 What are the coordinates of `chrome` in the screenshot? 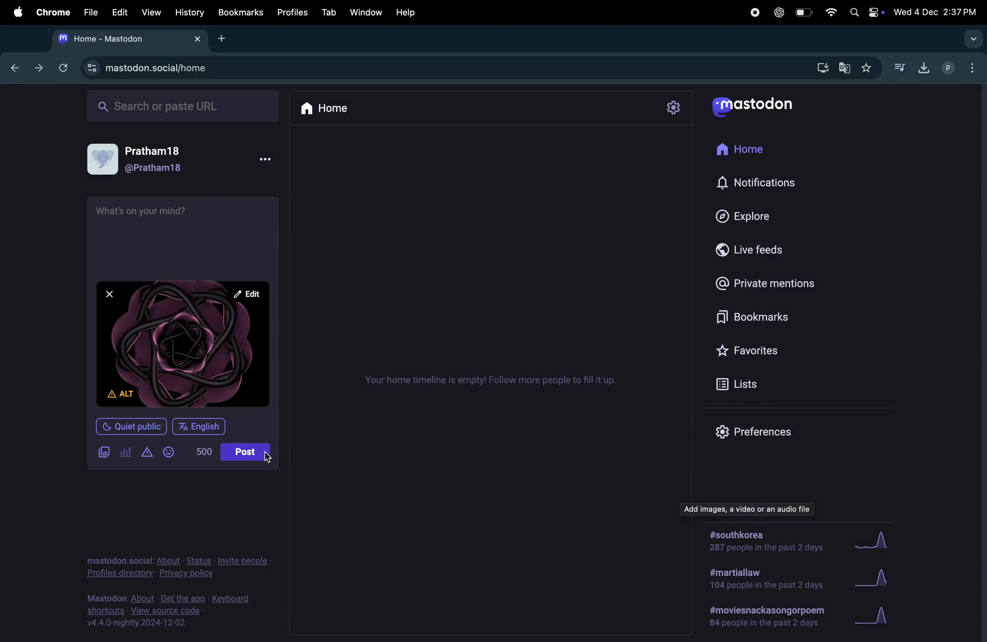 It's located at (51, 12).